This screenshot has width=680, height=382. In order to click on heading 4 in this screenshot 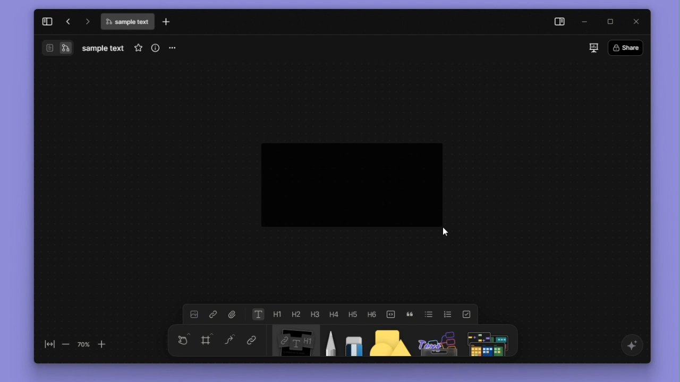, I will do `click(334, 314)`.